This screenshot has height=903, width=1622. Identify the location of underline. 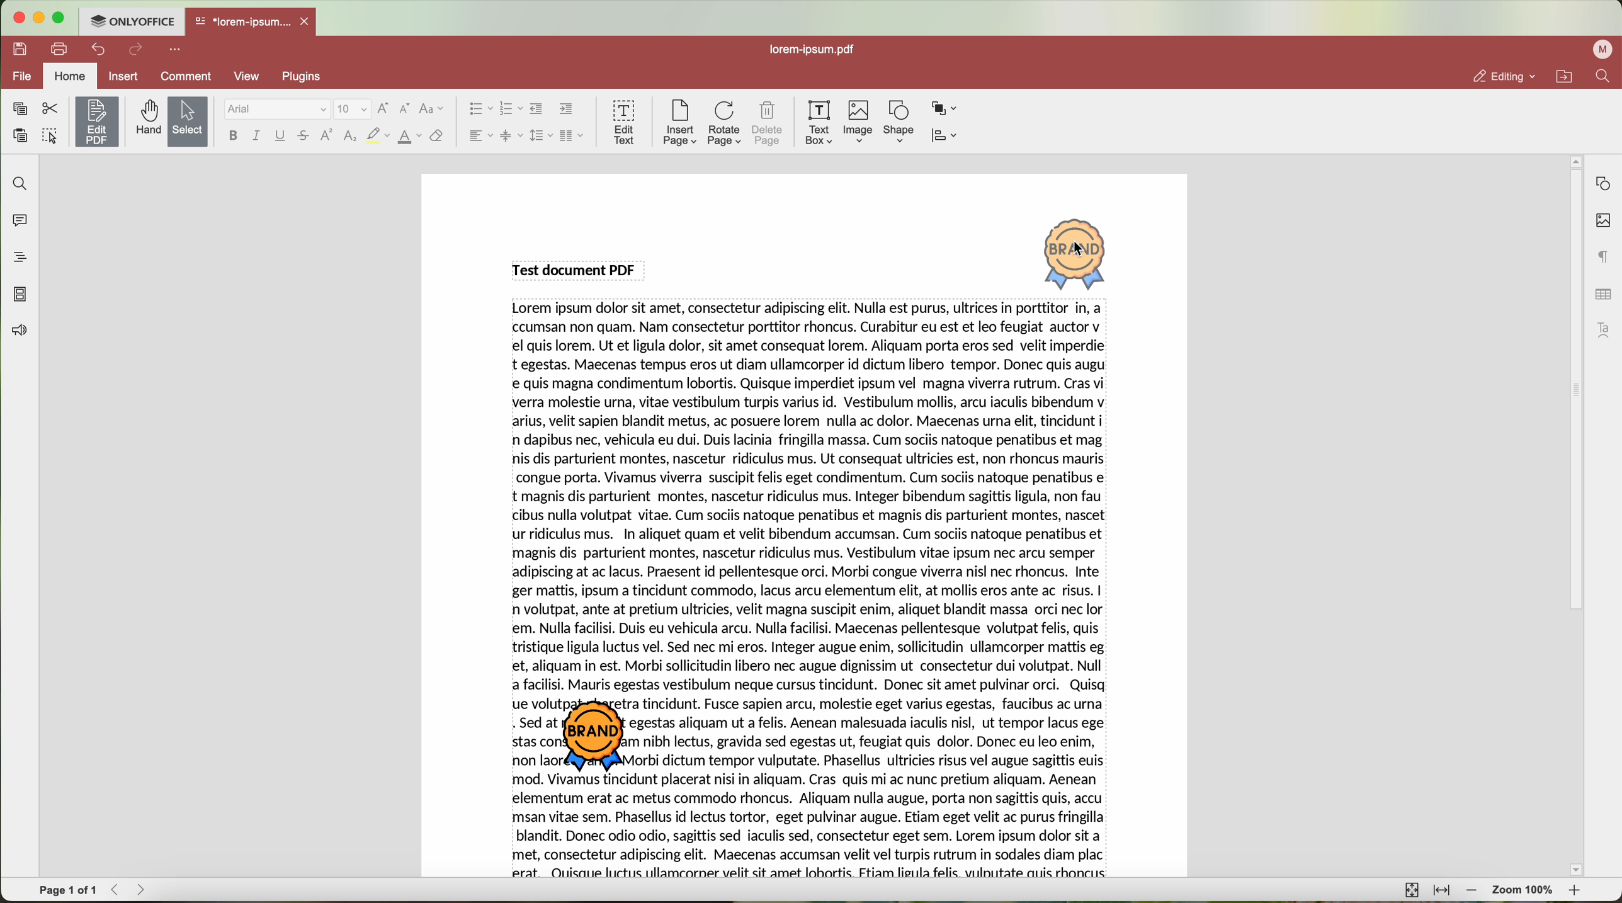
(281, 138).